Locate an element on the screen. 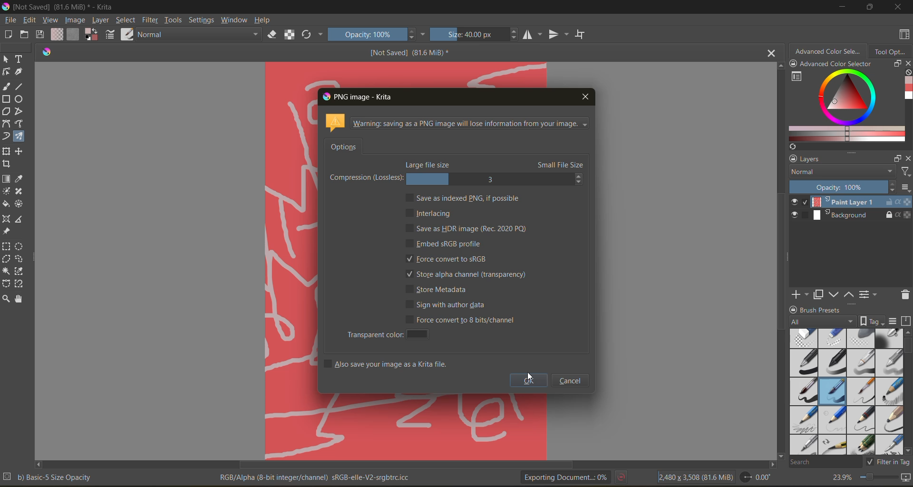  cancel is located at coordinates (570, 380).